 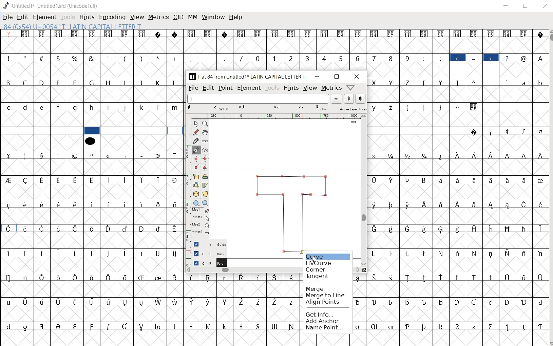 I want to click on Symbol, so click(x=492, y=156).